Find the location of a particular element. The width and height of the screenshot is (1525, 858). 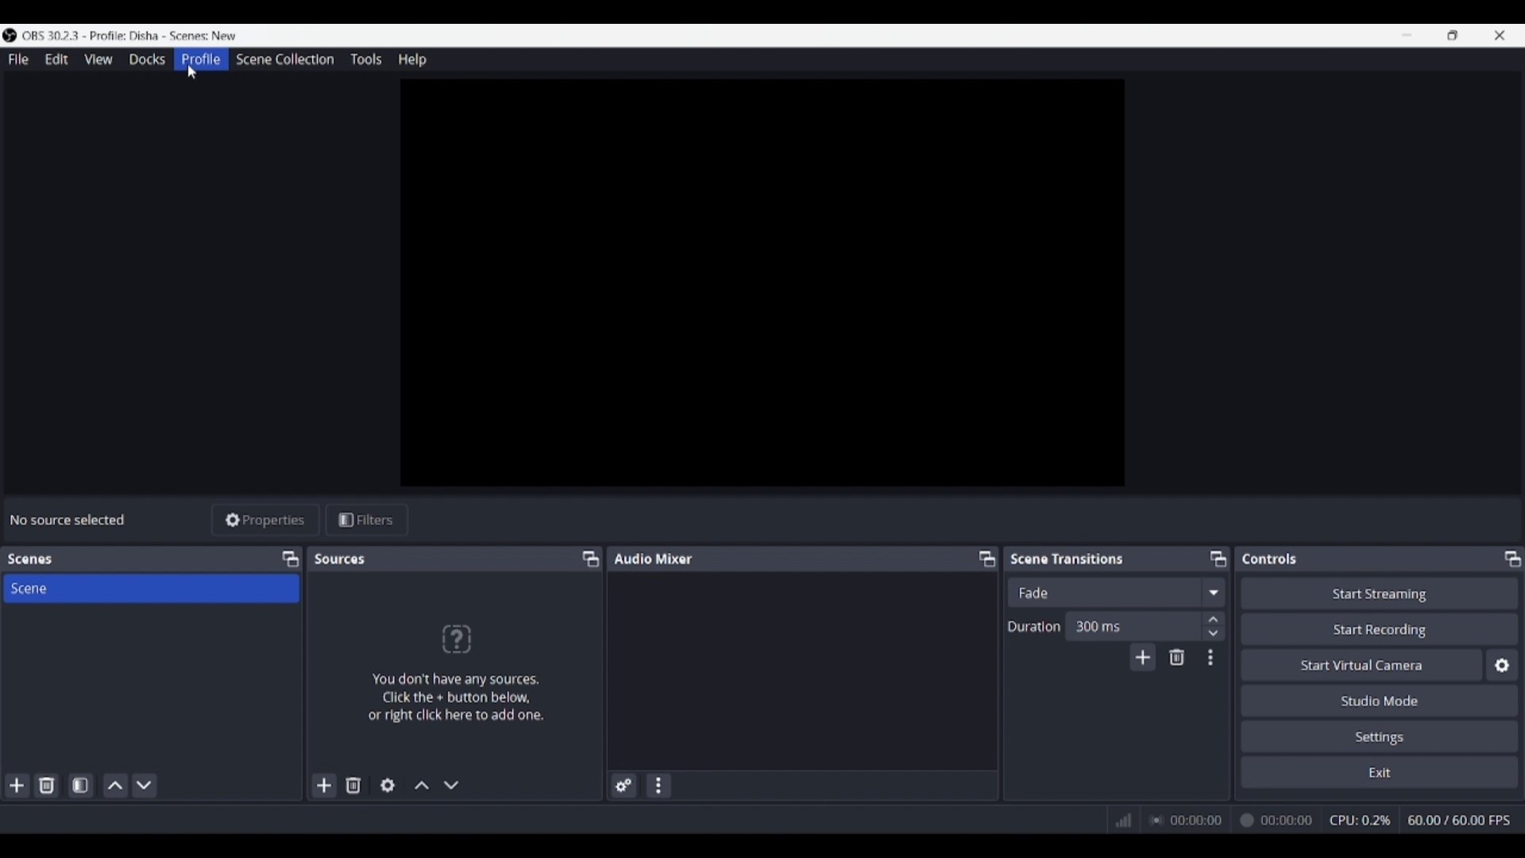

Minimize is located at coordinates (1407, 35).